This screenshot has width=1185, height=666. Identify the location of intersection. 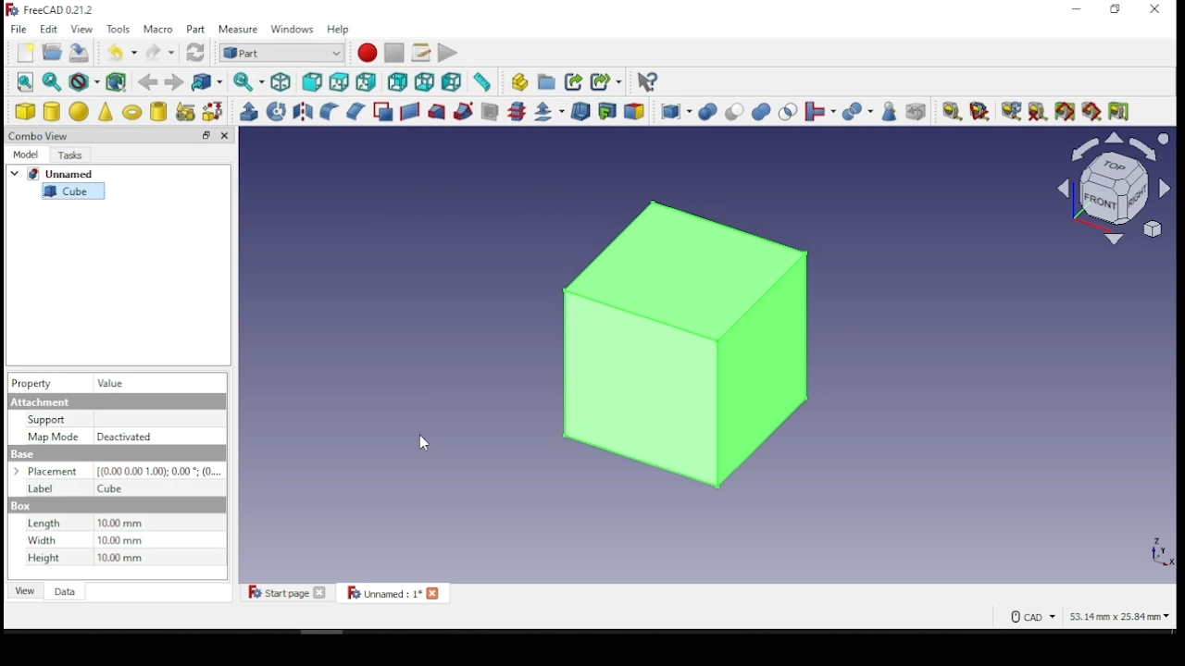
(787, 113).